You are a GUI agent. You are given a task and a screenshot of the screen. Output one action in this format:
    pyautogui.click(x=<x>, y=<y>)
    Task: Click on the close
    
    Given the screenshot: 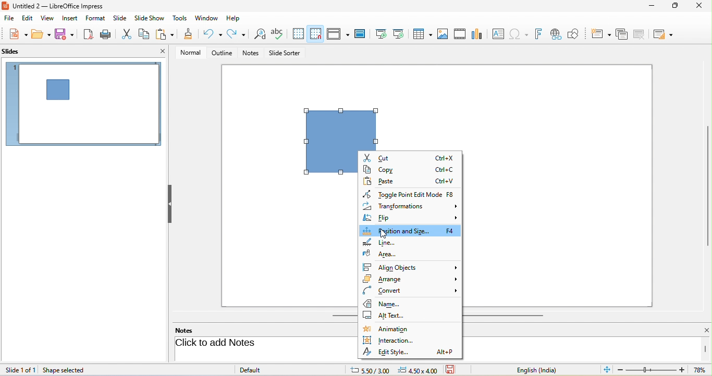 What is the action you would take?
    pyautogui.click(x=698, y=6)
    